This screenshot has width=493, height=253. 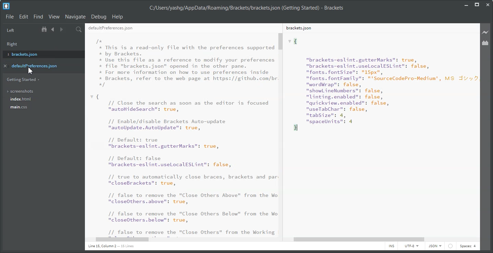 I want to click on View, so click(x=54, y=17).